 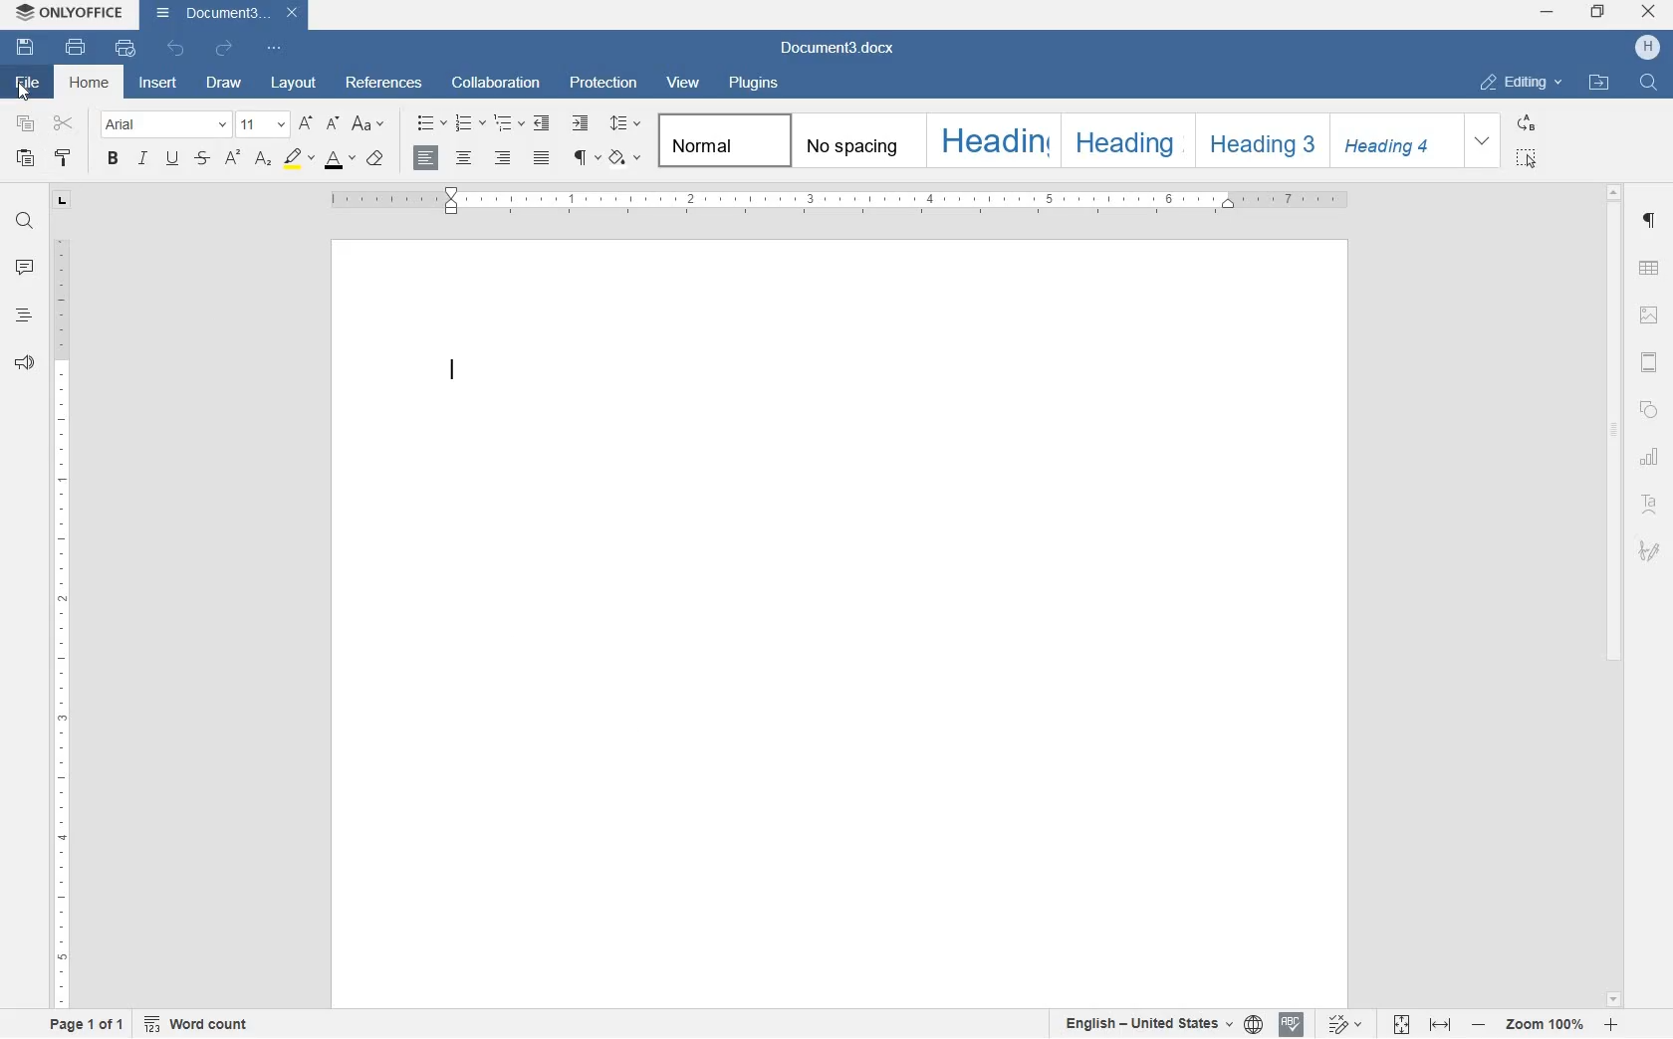 What do you see at coordinates (540, 159) in the screenshot?
I see `justified` at bounding box center [540, 159].